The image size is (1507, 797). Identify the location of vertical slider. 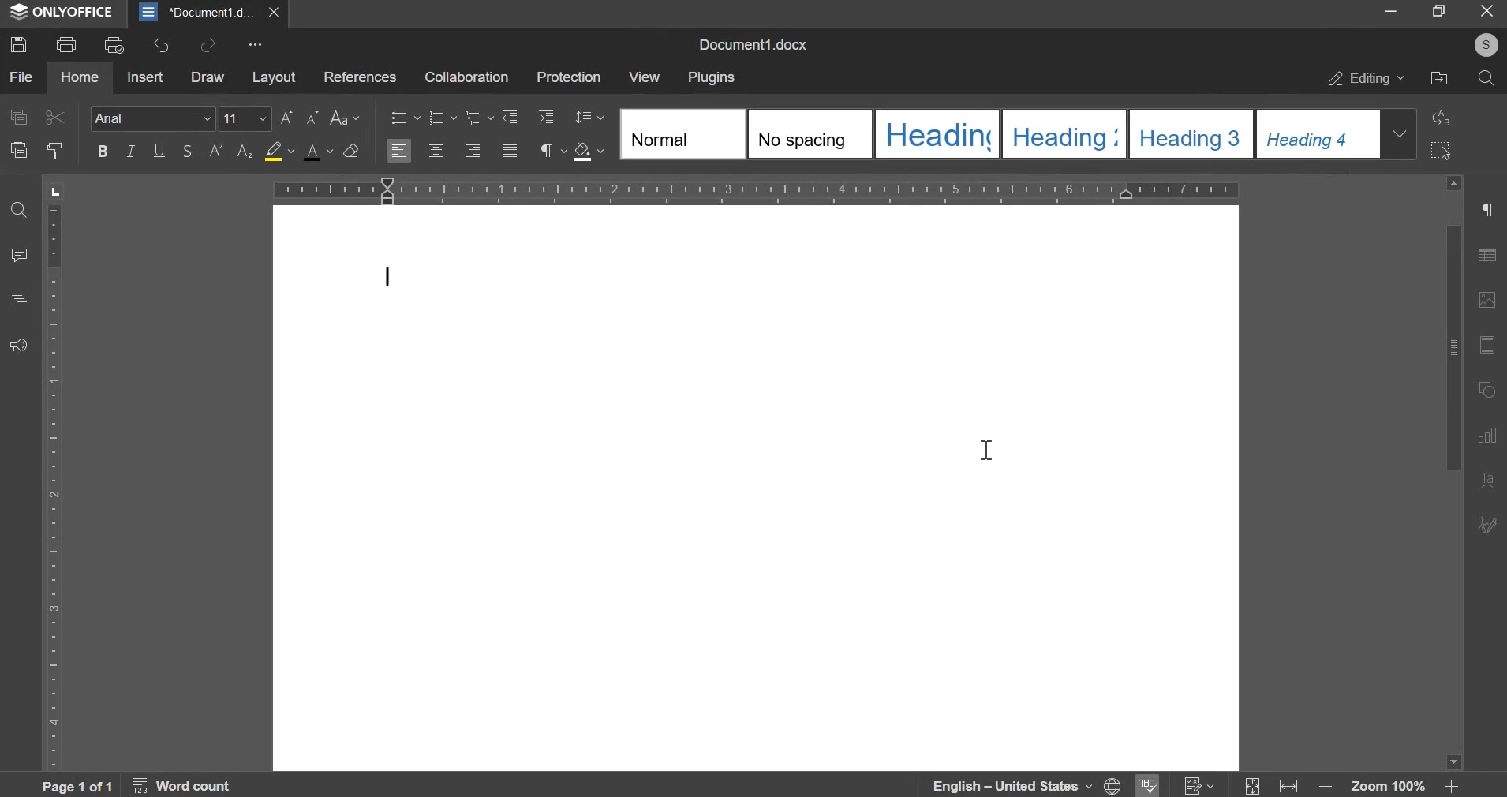
(1455, 468).